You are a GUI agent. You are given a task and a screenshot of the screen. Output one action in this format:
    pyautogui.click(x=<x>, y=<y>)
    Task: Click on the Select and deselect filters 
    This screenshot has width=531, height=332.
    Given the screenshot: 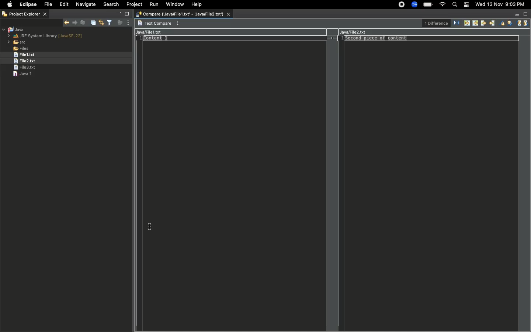 What is the action you would take?
    pyautogui.click(x=109, y=23)
    